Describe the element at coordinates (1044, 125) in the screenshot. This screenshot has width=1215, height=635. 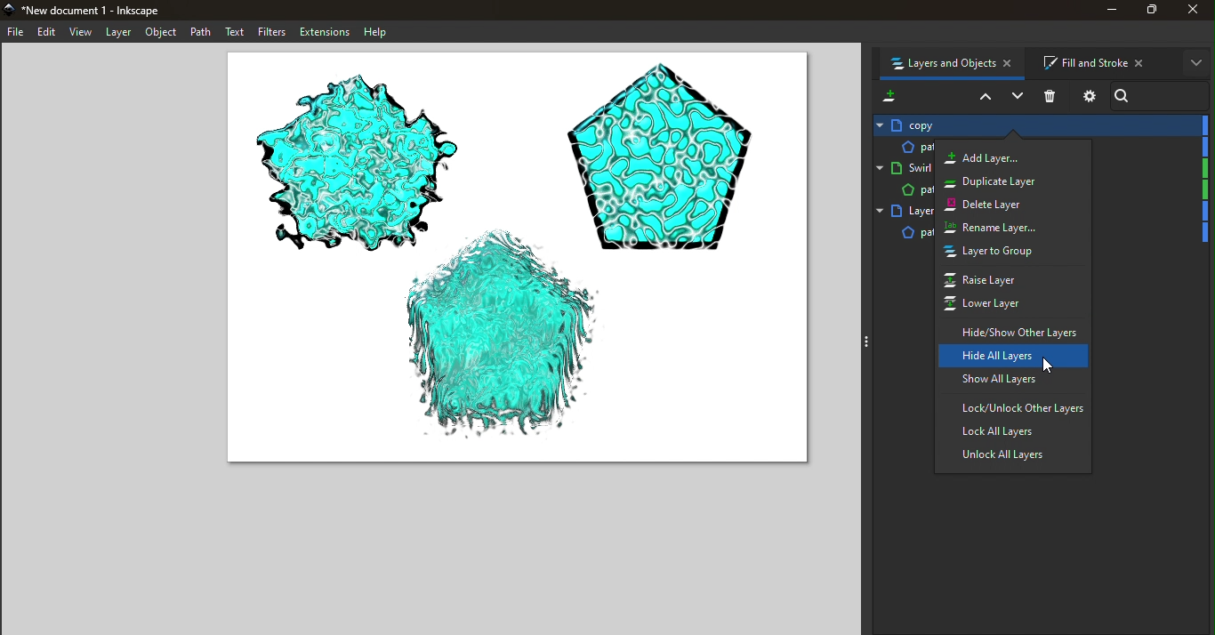
I see `Layer` at that location.